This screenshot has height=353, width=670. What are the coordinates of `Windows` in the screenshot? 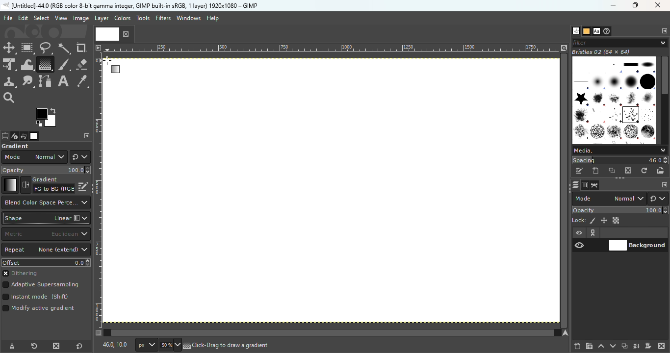 It's located at (188, 18).